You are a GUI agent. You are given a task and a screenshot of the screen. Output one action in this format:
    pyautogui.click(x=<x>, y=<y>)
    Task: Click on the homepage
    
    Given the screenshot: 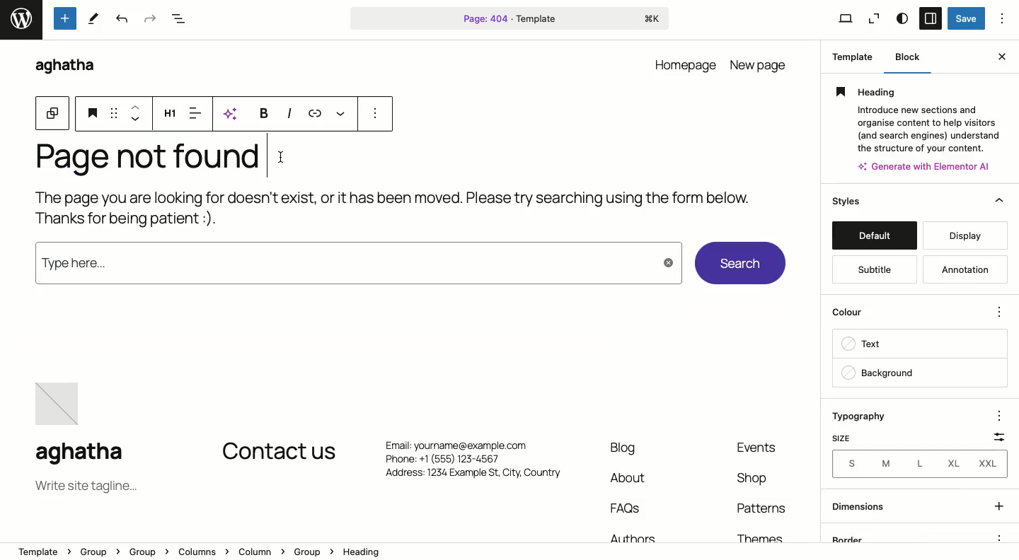 What is the action you would take?
    pyautogui.click(x=686, y=64)
    